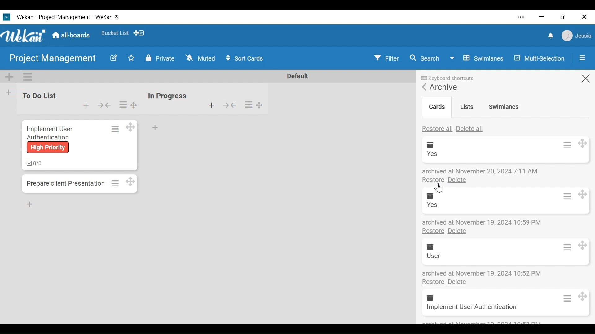  Describe the element at coordinates (584, 194) in the screenshot. I see `Desktop drag handles` at that location.